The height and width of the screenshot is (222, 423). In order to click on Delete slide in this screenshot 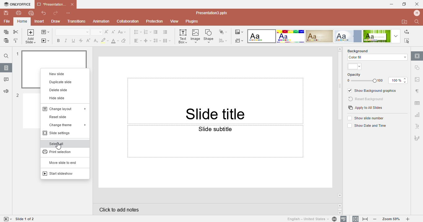, I will do `click(59, 90)`.